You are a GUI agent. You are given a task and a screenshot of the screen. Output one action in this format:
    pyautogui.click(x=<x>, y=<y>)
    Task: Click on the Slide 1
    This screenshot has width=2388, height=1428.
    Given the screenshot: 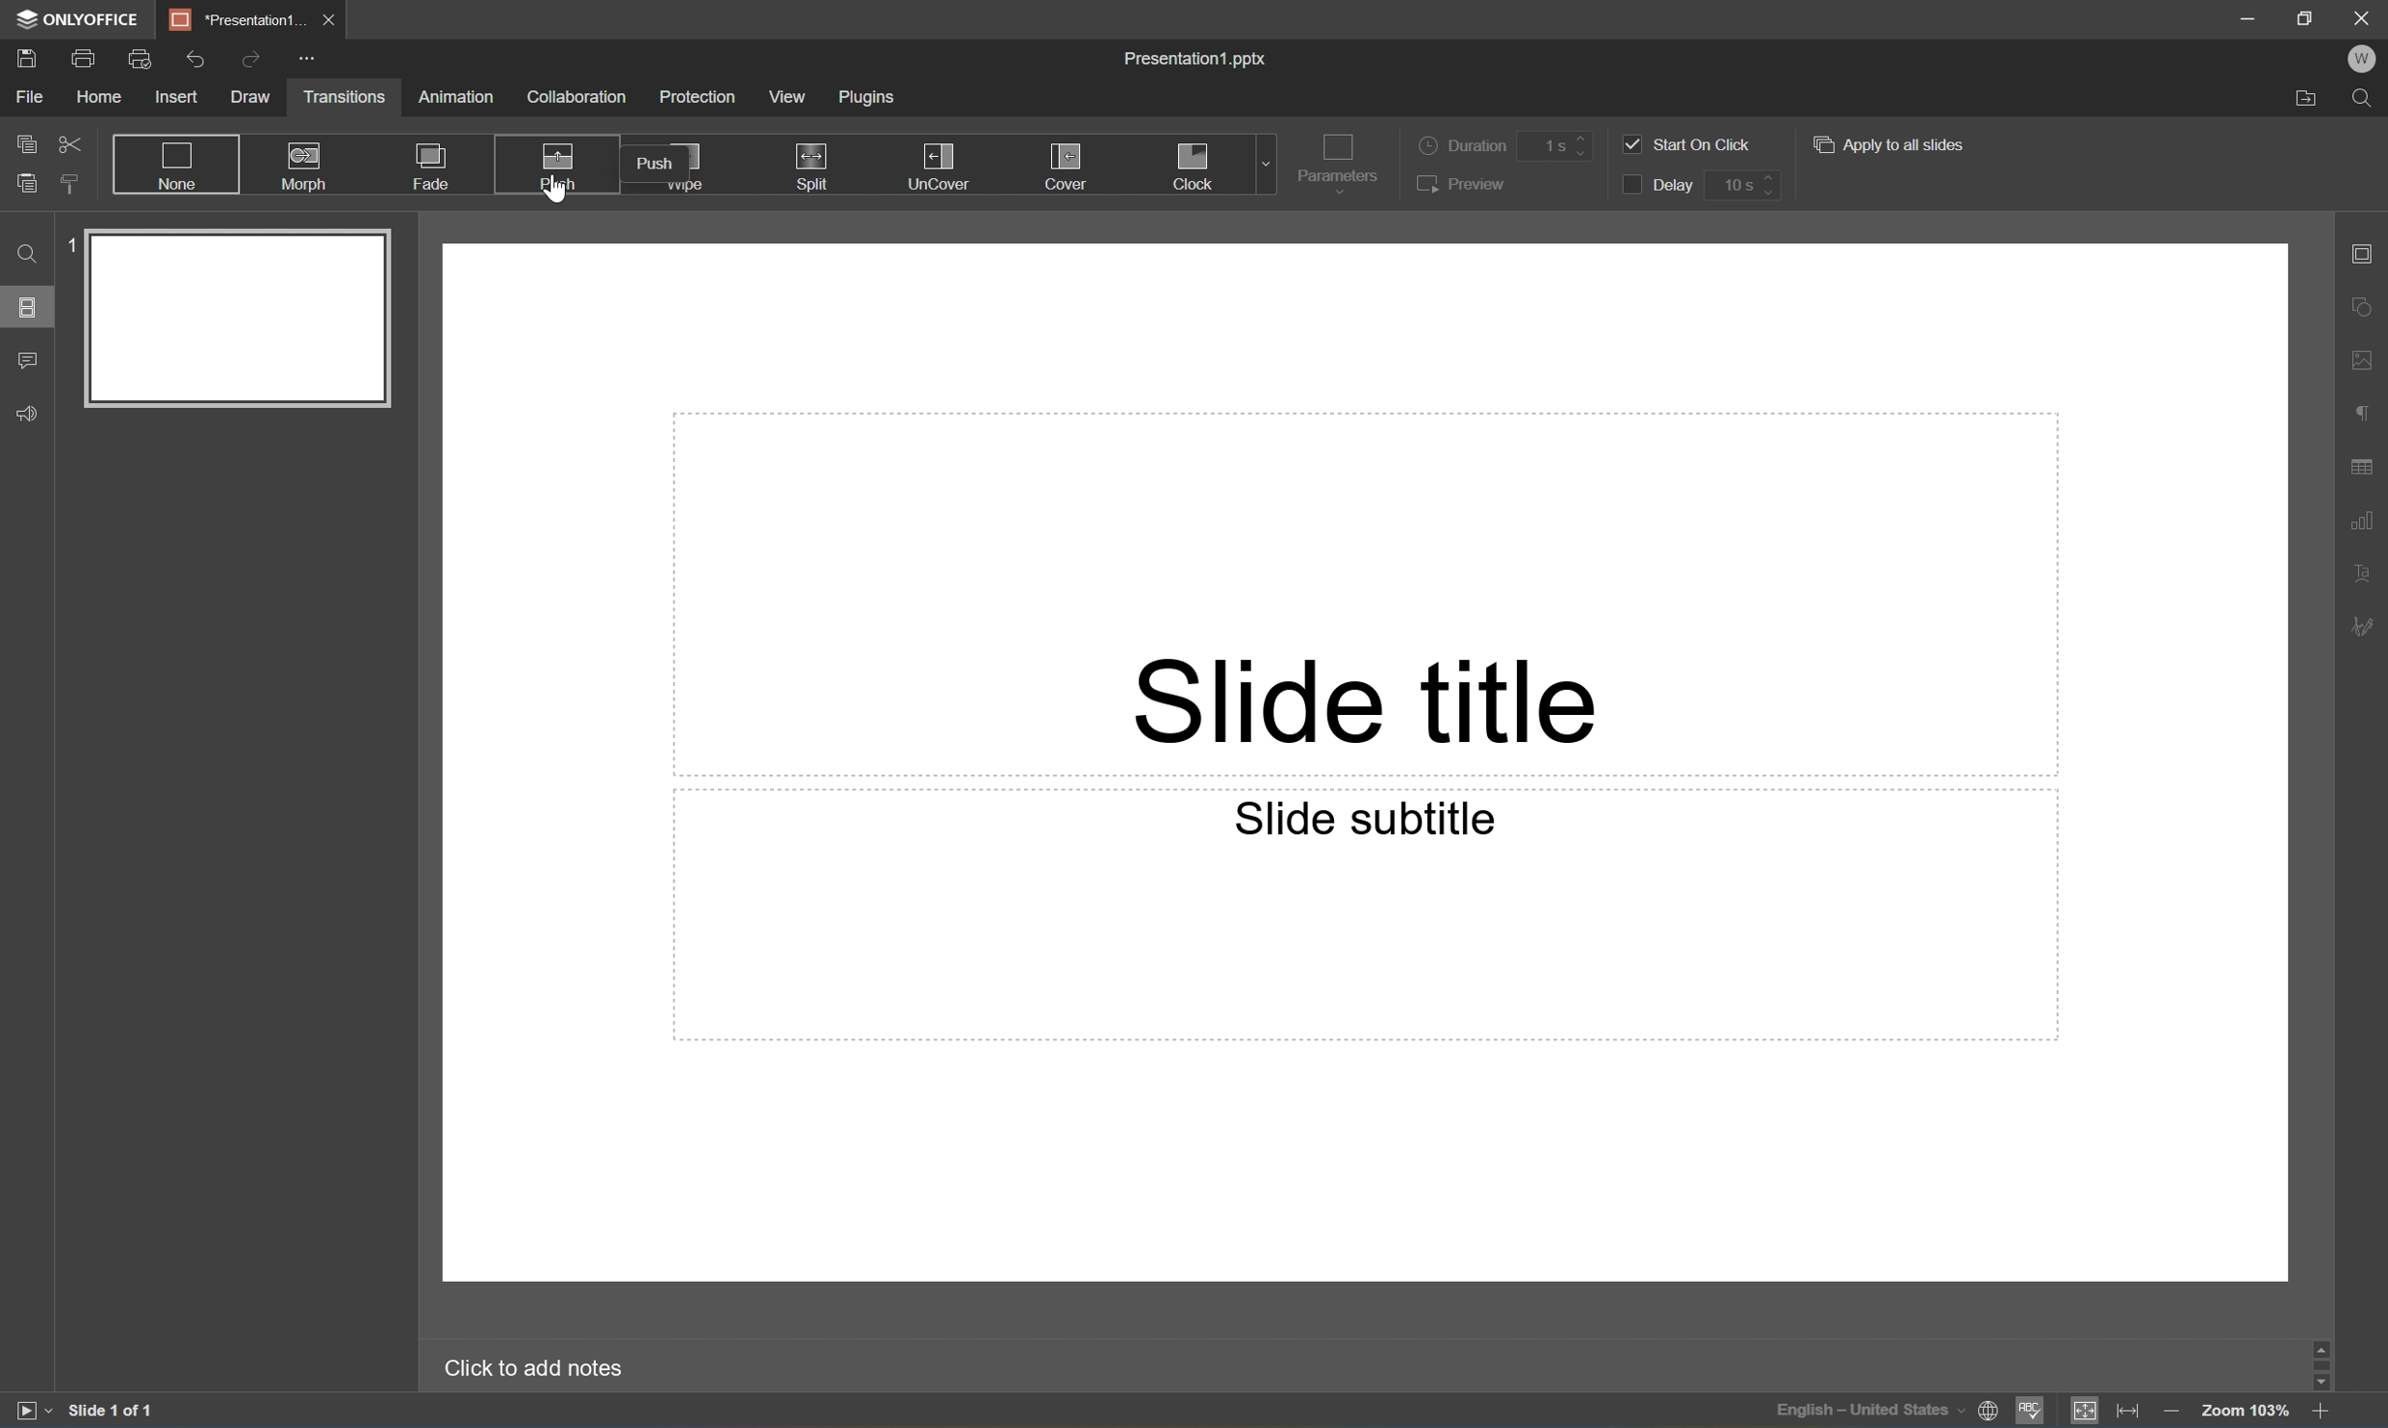 What is the action you would take?
    pyautogui.click(x=227, y=318)
    